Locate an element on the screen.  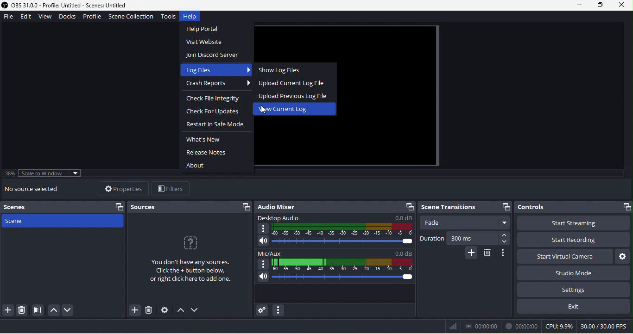
upload current log file is located at coordinates (291, 82).